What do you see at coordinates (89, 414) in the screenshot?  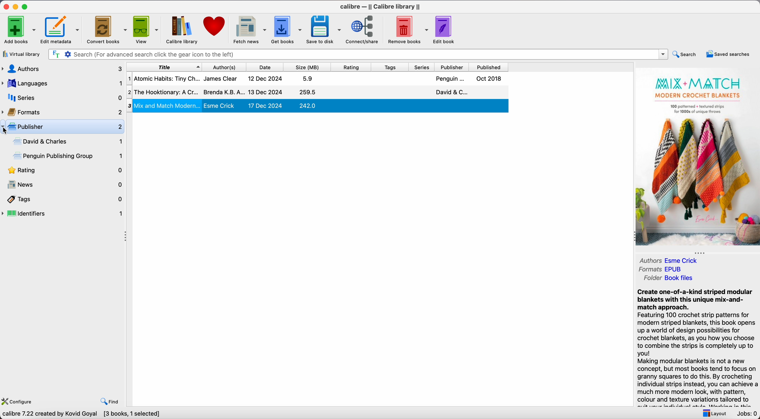 I see `calibre 7.22 created by Kovid Goyal [1 of 3 books, 1 selected]` at bounding box center [89, 414].